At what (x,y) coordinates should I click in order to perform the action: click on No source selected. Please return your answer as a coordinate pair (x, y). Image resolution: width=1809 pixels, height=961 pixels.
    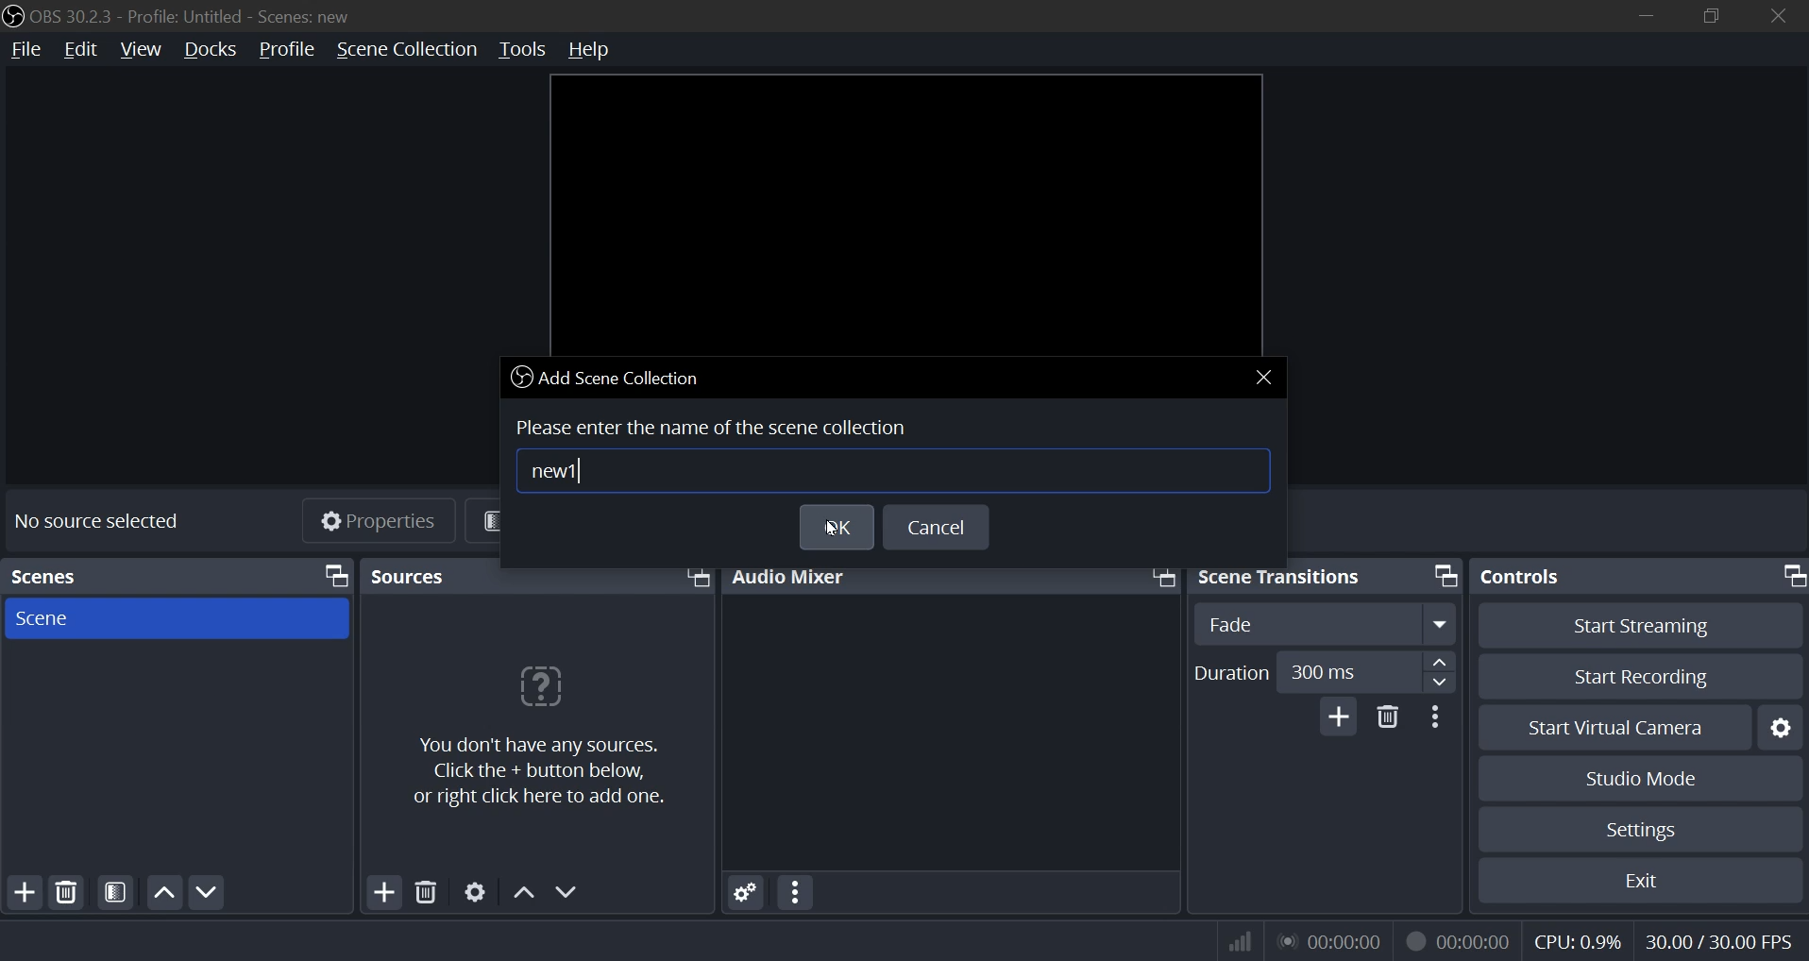
    Looking at the image, I should click on (96, 519).